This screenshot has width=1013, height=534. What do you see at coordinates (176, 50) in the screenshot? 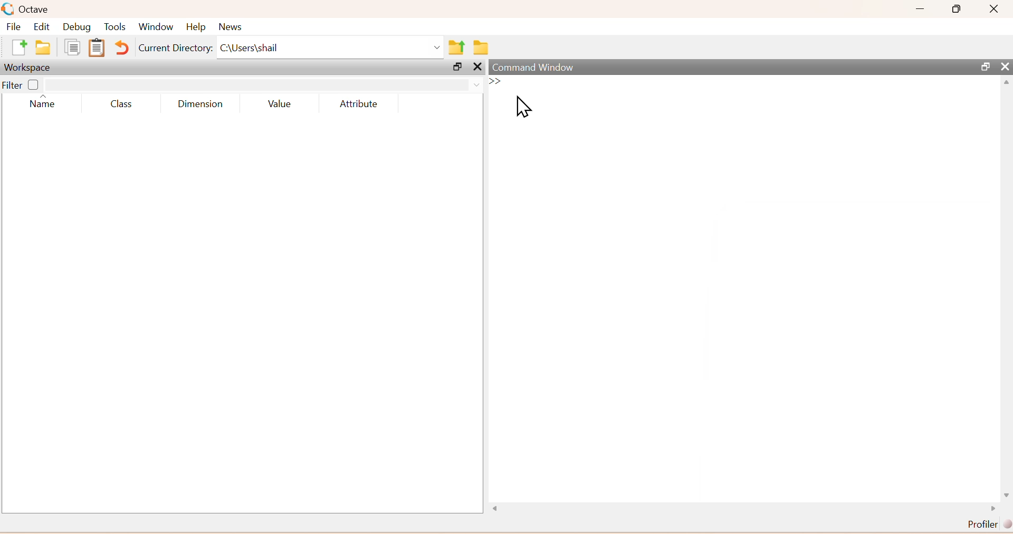
I see `Current Directory:` at bounding box center [176, 50].